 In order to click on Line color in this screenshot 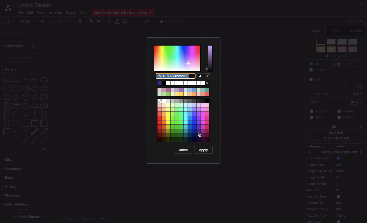, I will do `click(358, 63)`.